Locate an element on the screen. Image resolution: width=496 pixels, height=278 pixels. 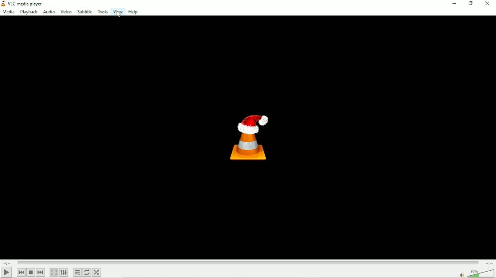
Random is located at coordinates (97, 272).